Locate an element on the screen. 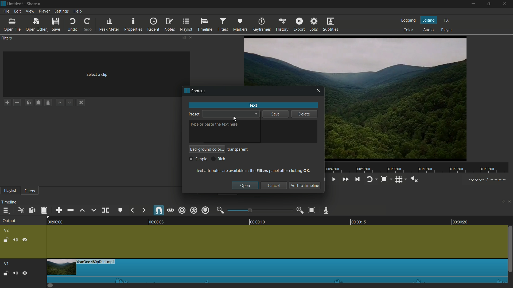 The height and width of the screenshot is (288, 513). app icon is located at coordinates (186, 91).